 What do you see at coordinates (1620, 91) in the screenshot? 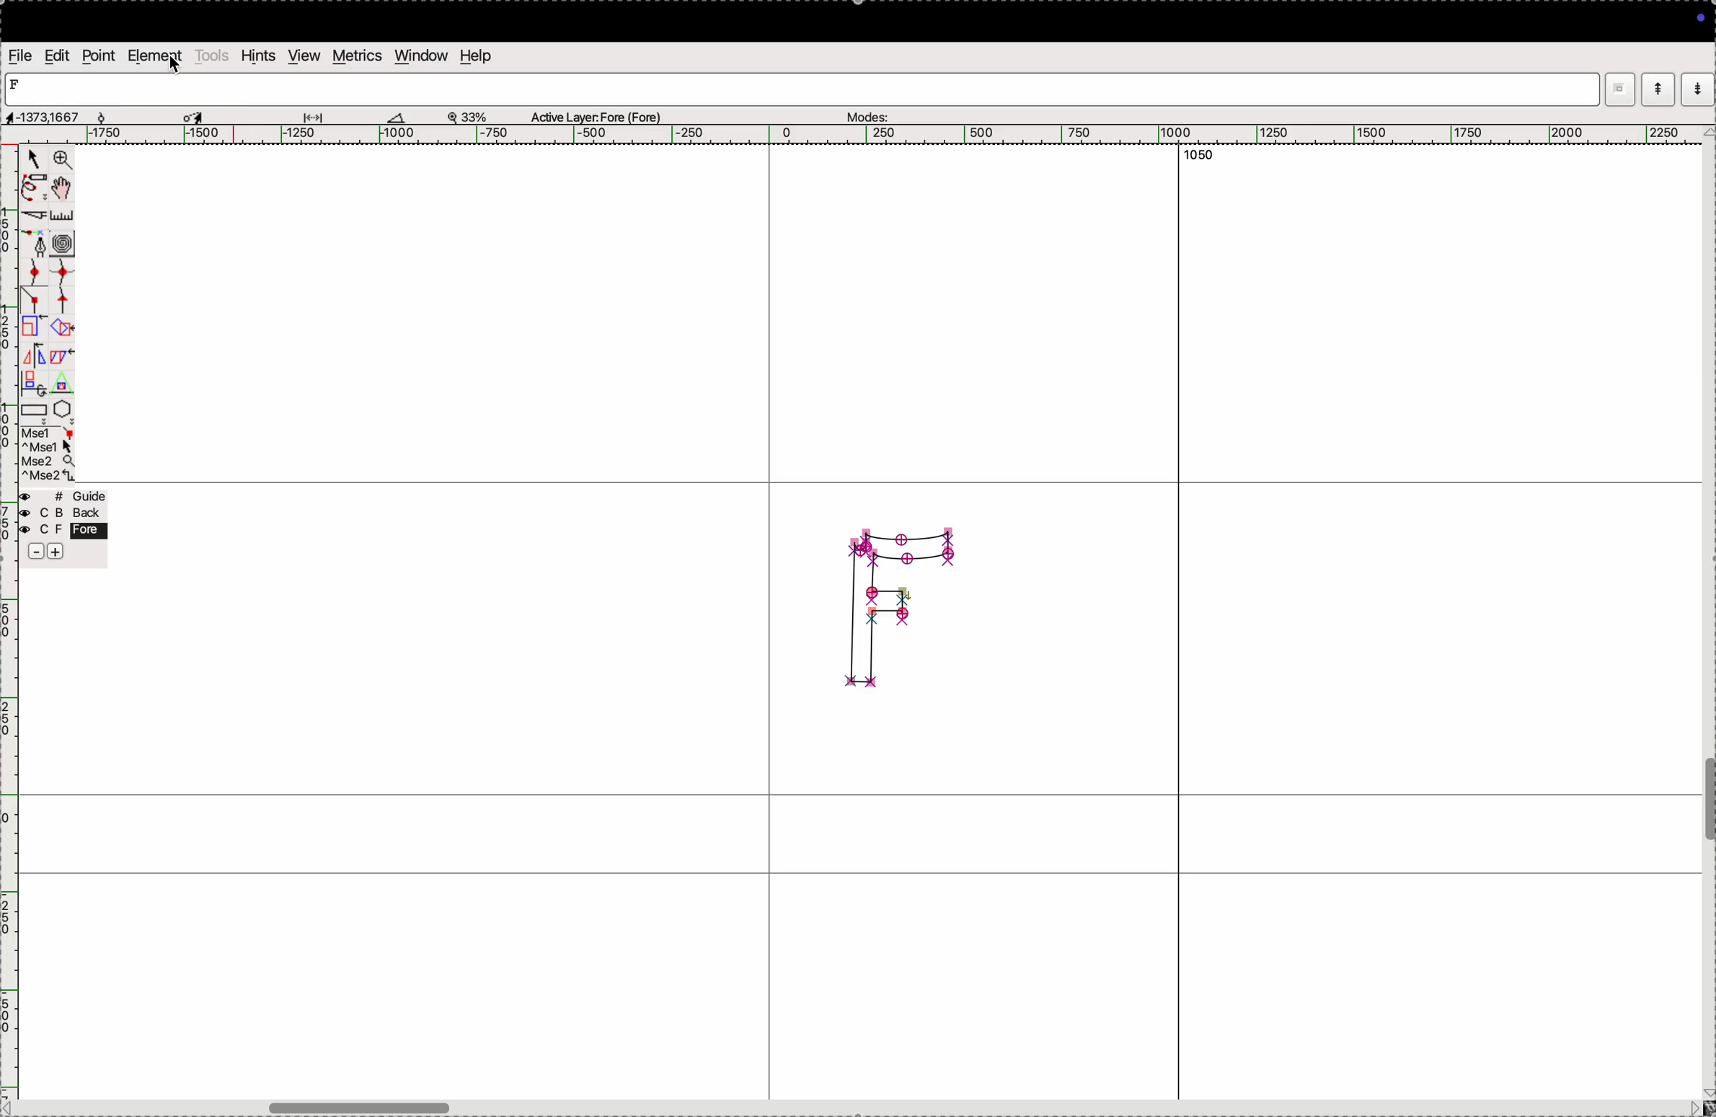
I see `window mode` at bounding box center [1620, 91].